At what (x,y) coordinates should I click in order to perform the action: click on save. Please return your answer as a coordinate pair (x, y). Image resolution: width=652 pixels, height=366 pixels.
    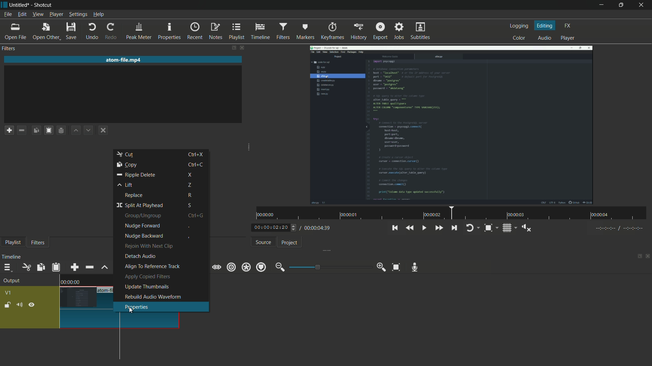
    Looking at the image, I should click on (72, 31).